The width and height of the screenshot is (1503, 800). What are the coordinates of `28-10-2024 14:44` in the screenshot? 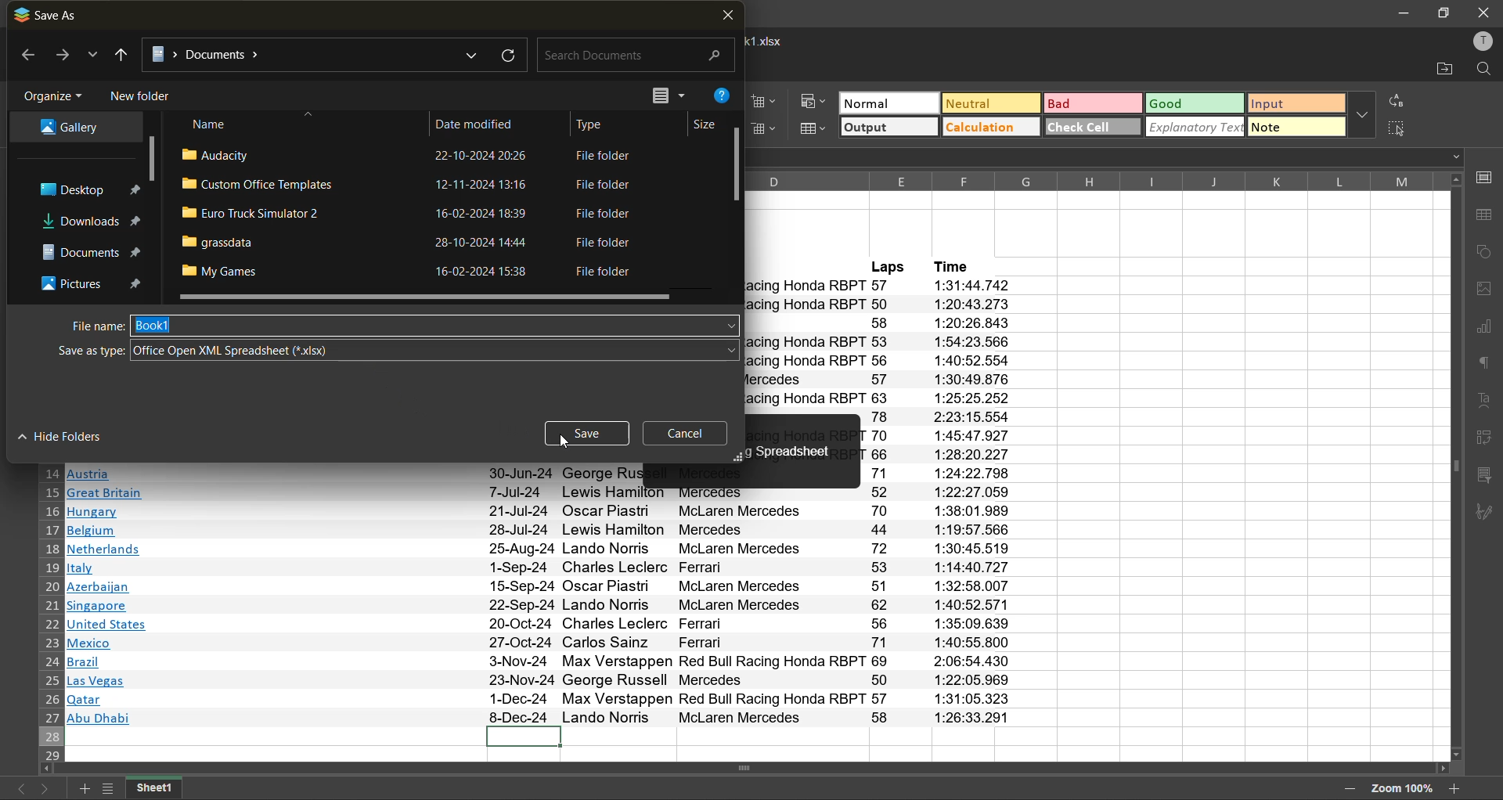 It's located at (475, 242).